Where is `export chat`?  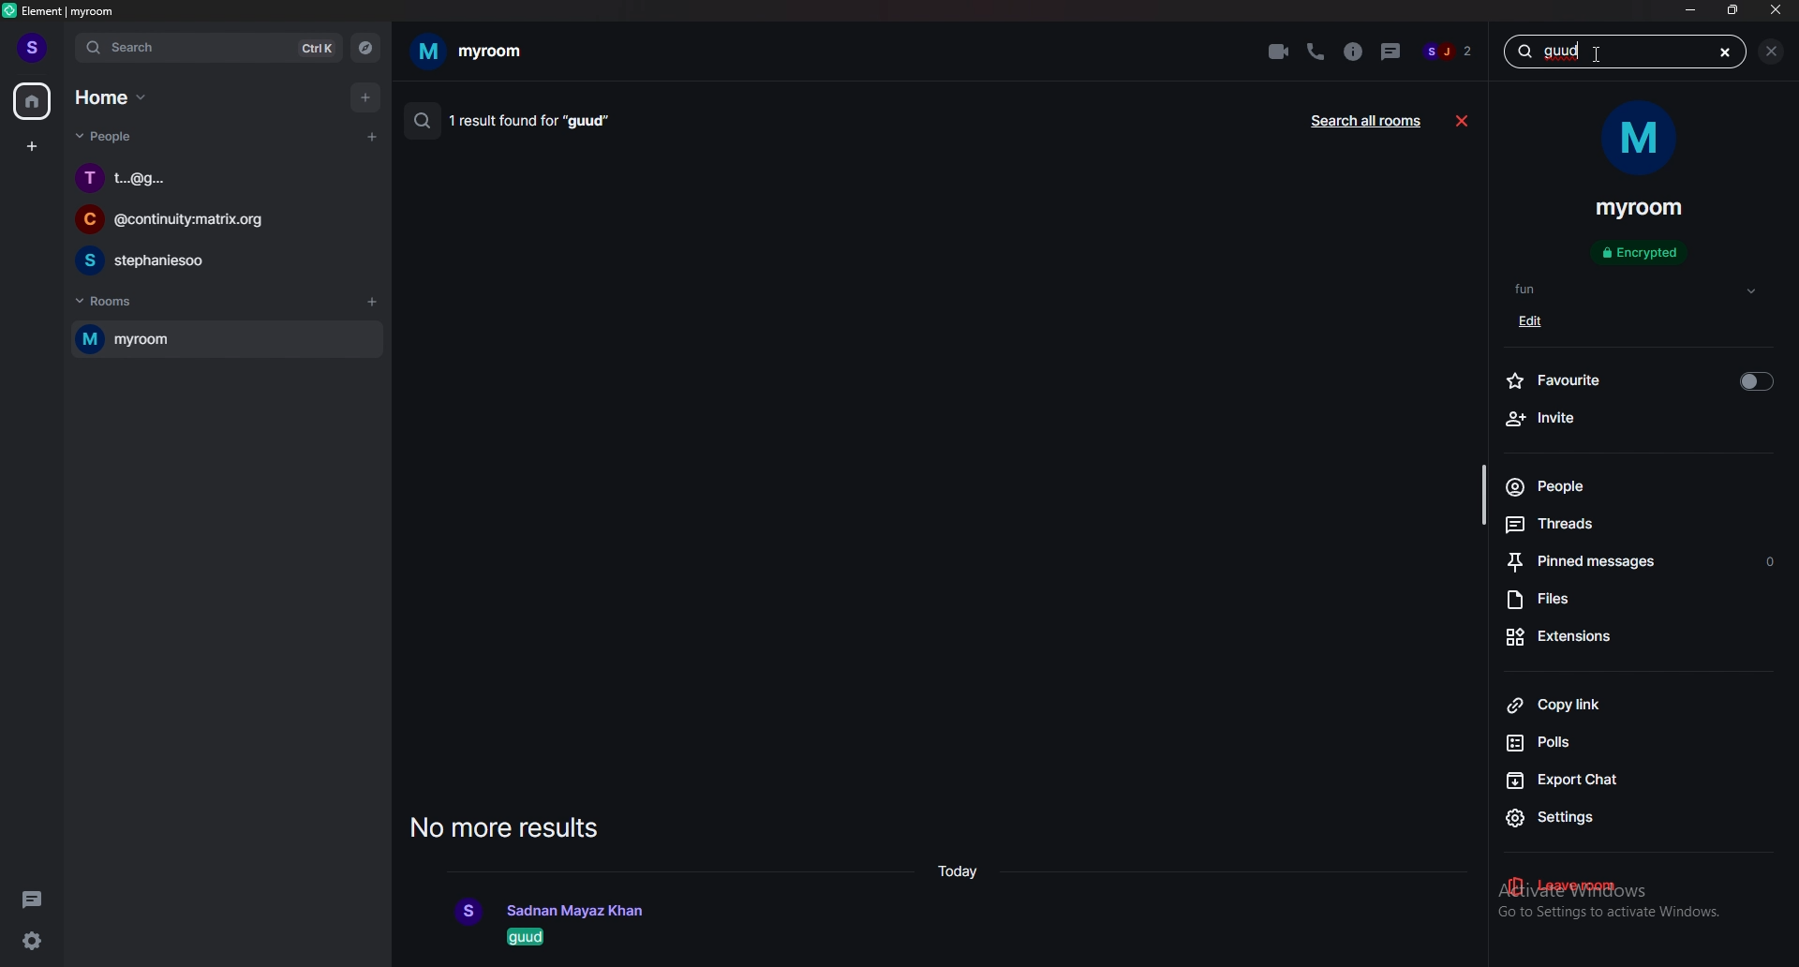 export chat is located at coordinates (1604, 781).